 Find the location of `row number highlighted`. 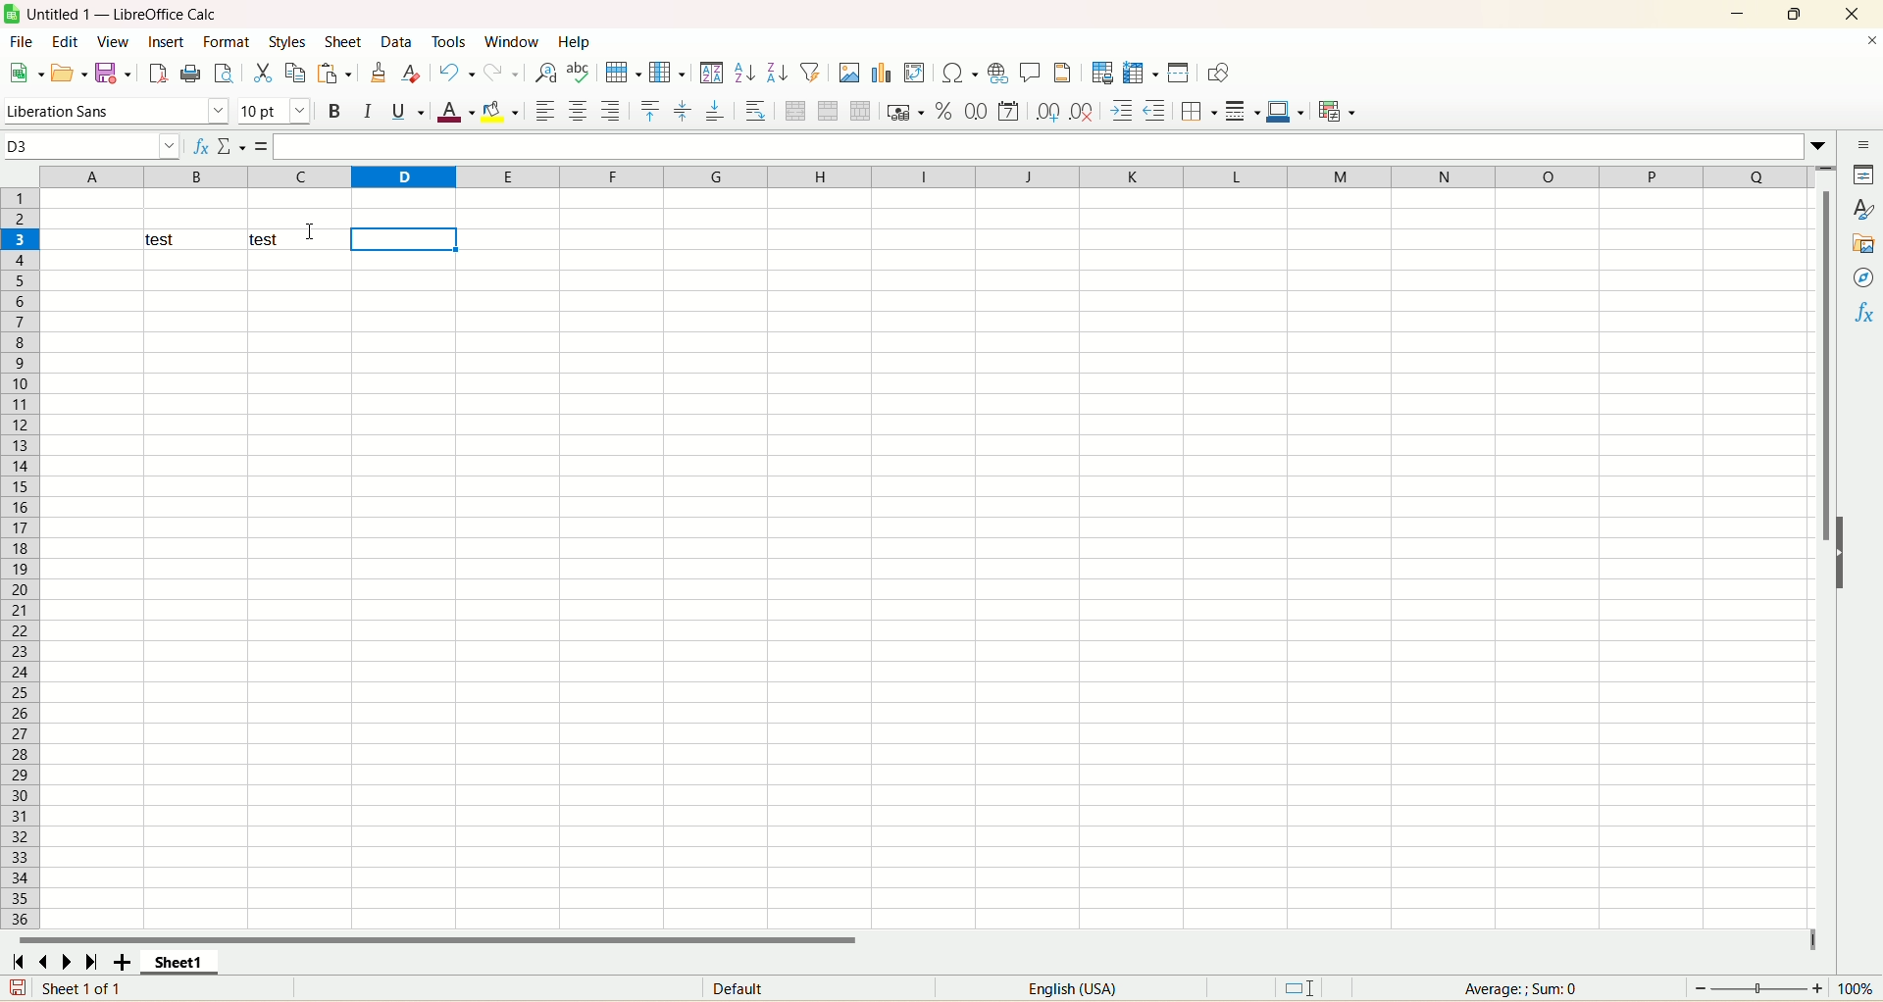

row number highlighted is located at coordinates (20, 240).